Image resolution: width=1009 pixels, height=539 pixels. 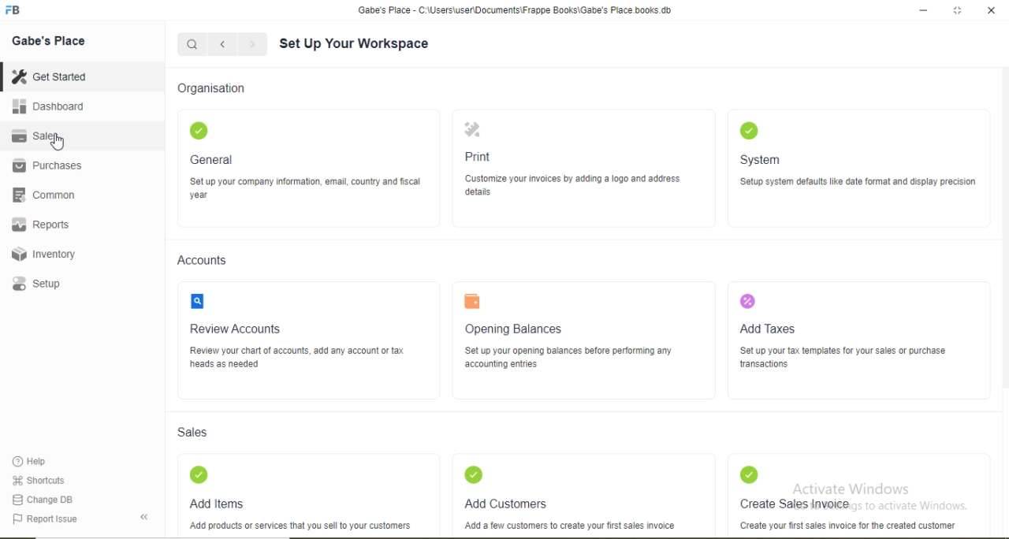 What do you see at coordinates (214, 128) in the screenshot?
I see `tick` at bounding box center [214, 128].